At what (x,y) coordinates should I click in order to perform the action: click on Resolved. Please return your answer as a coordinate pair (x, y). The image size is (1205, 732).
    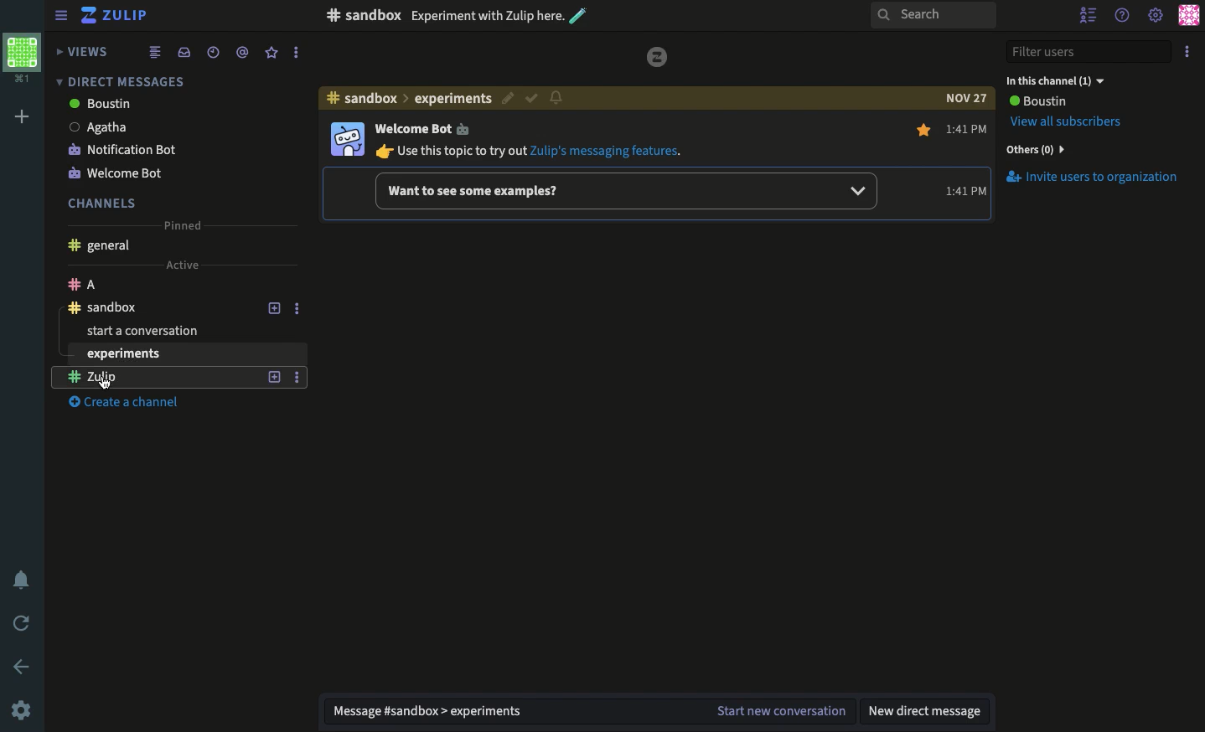
    Looking at the image, I should click on (577, 99).